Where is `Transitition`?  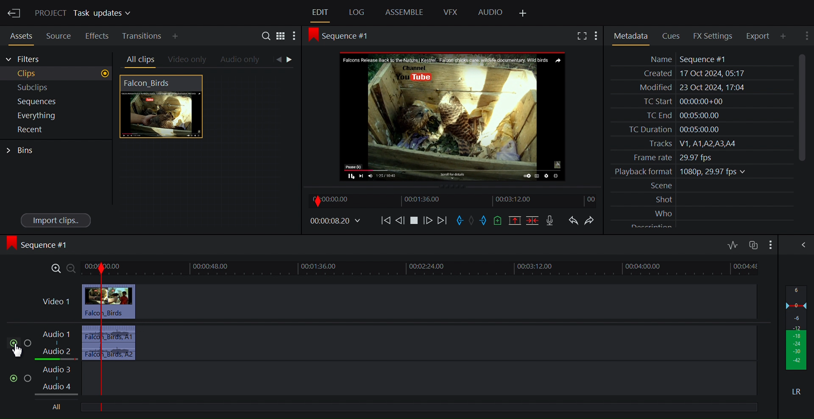
Transitition is located at coordinates (143, 36).